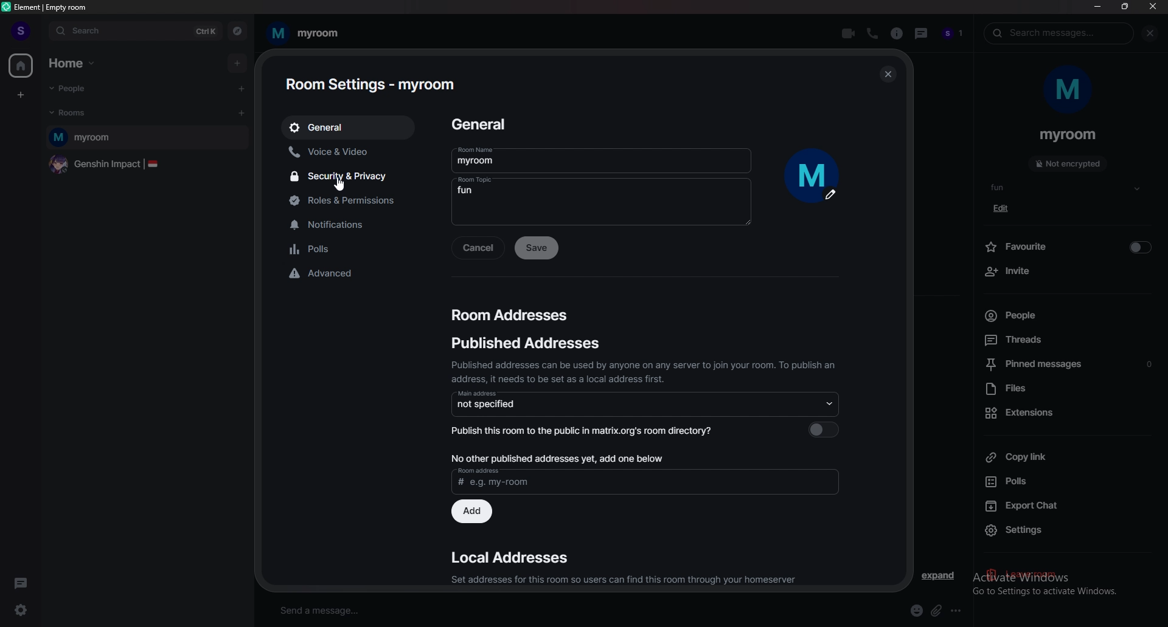  What do you see at coordinates (52, 6) in the screenshot?
I see `element | empty room` at bounding box center [52, 6].